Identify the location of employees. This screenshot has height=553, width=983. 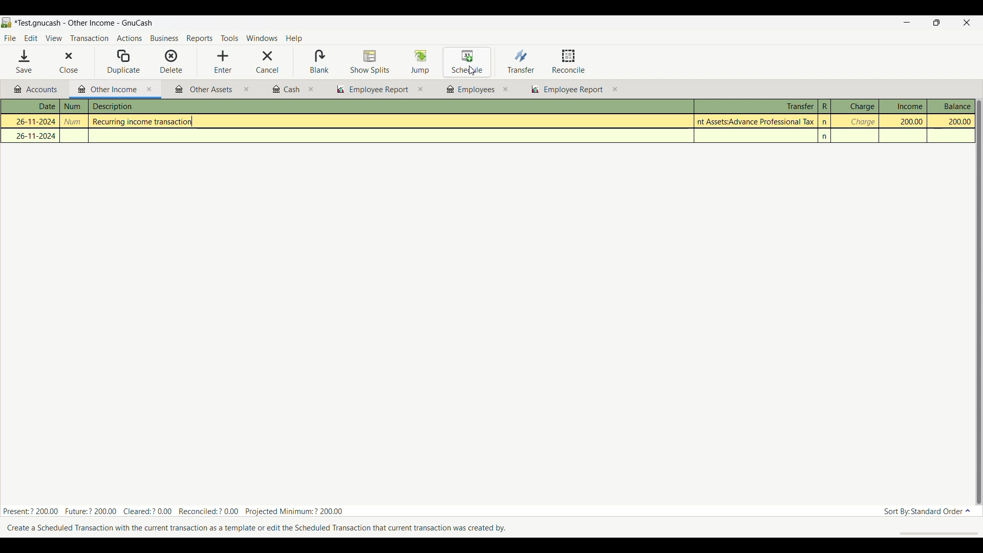
(469, 90).